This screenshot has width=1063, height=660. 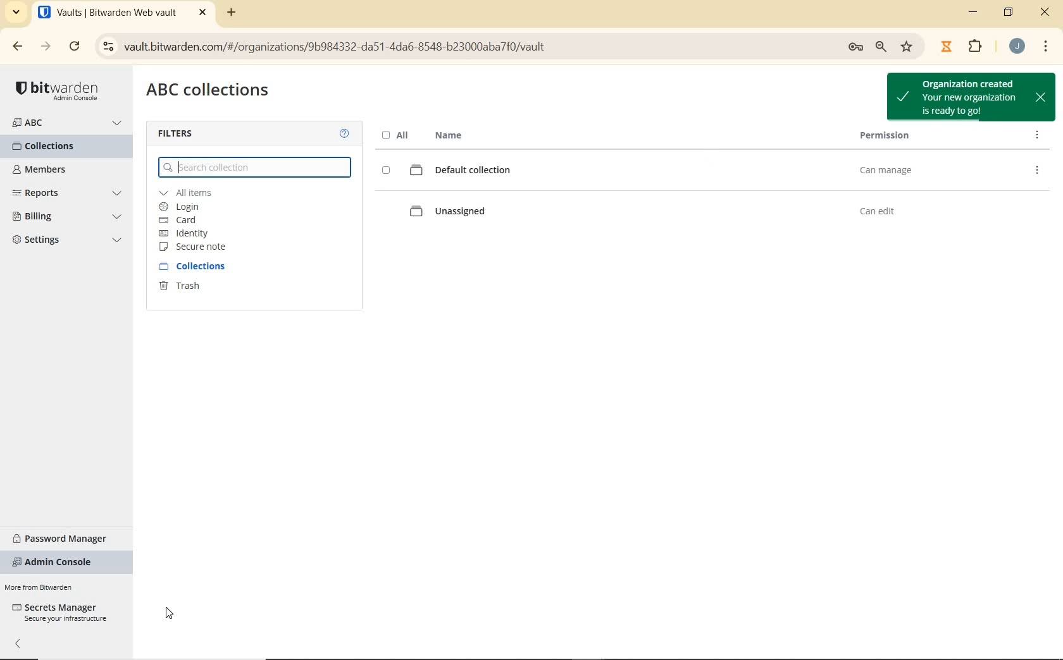 What do you see at coordinates (181, 288) in the screenshot?
I see `trash` at bounding box center [181, 288].